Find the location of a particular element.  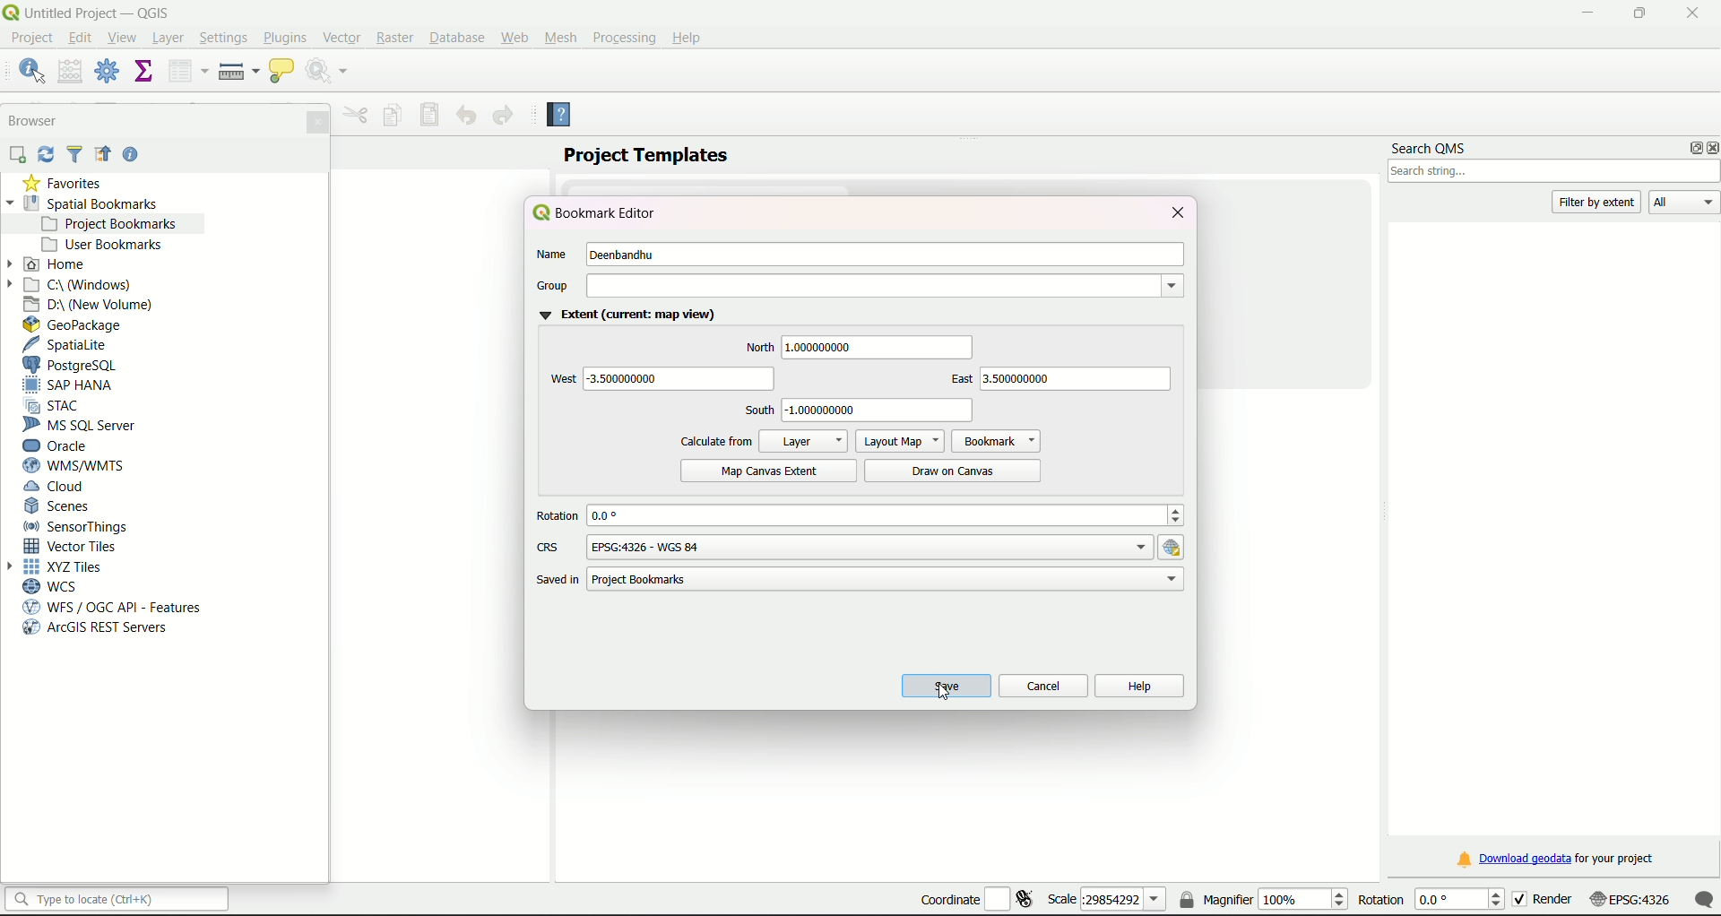

close is located at coordinates (1691, 12).